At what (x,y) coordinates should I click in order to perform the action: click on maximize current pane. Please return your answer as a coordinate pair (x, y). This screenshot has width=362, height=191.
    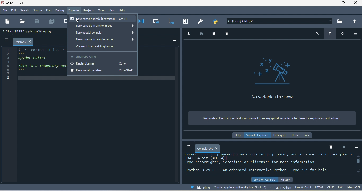
    Looking at the image, I should click on (187, 21).